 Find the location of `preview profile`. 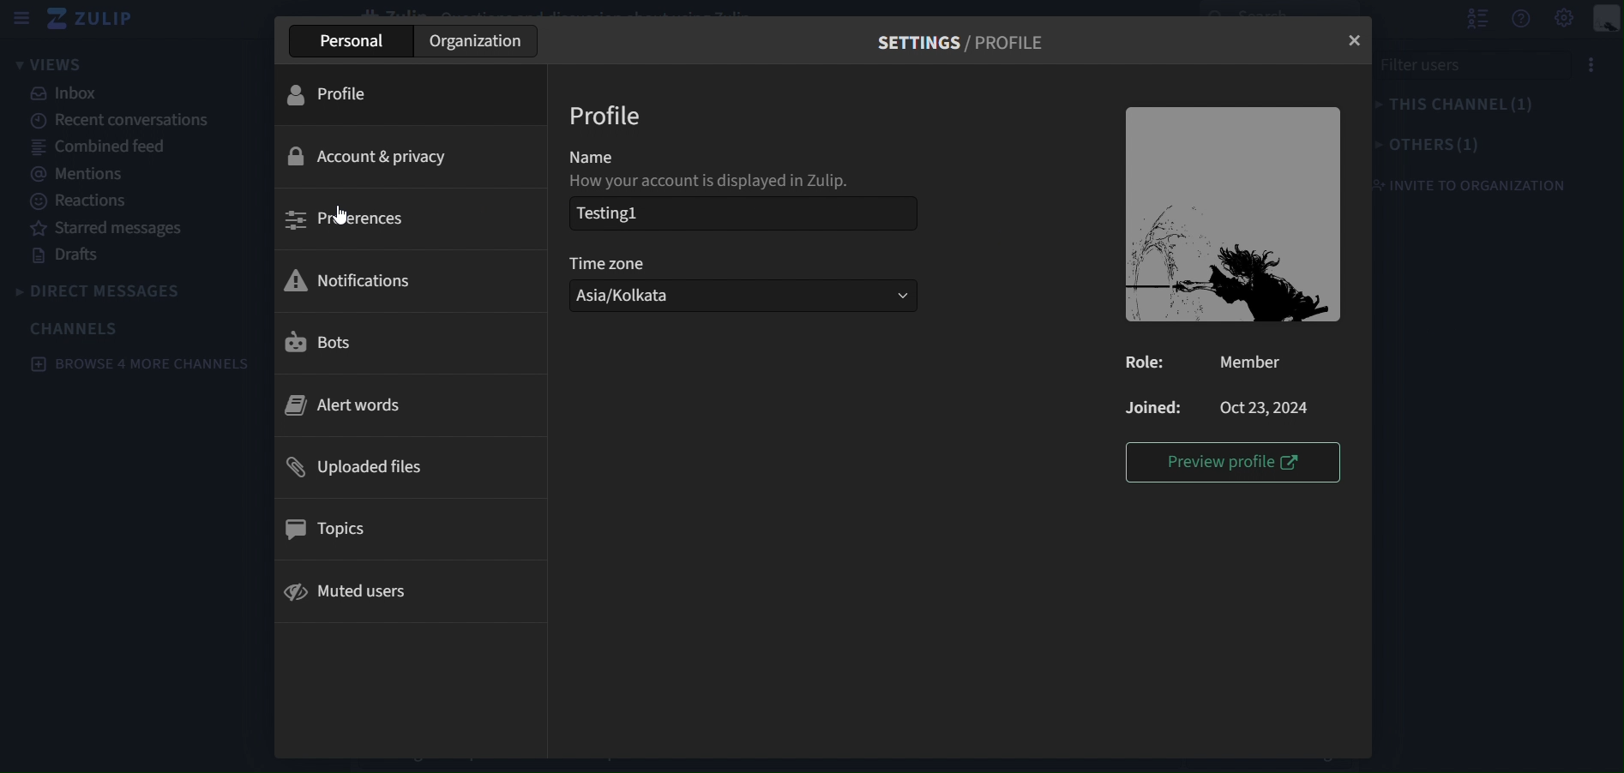

preview profile is located at coordinates (1234, 460).